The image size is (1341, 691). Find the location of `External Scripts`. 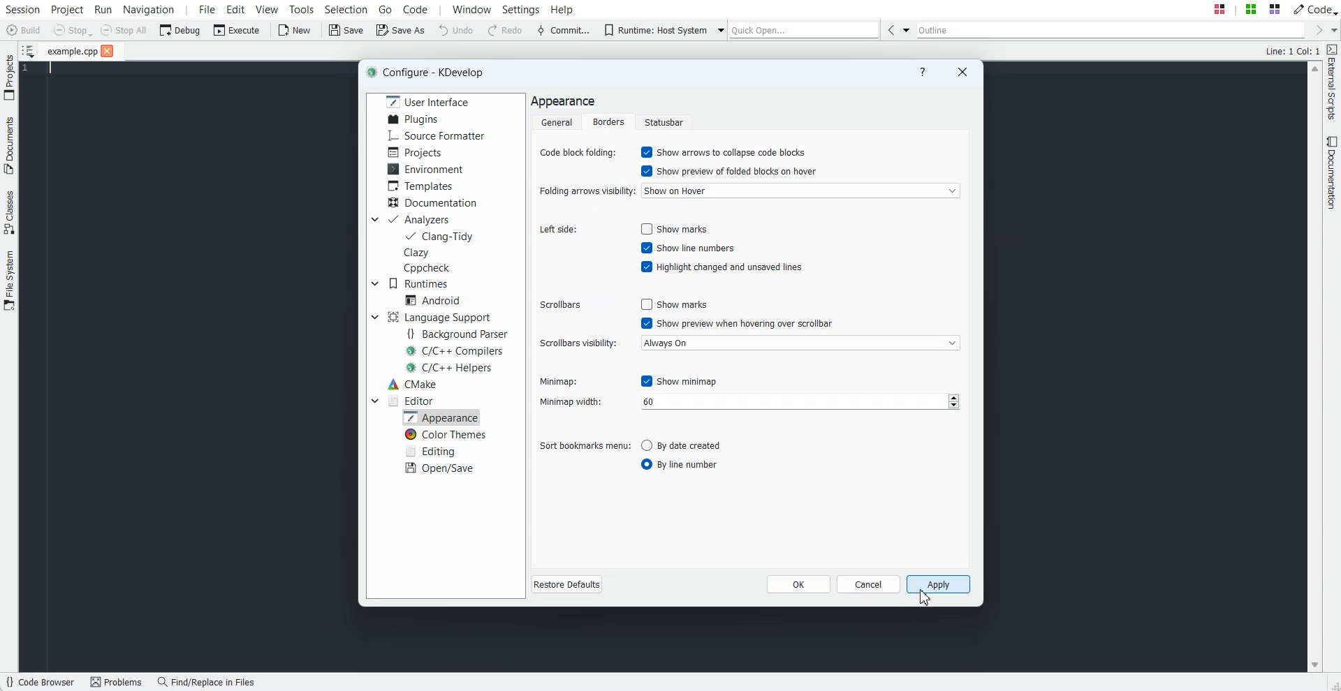

External Scripts is located at coordinates (1333, 82).